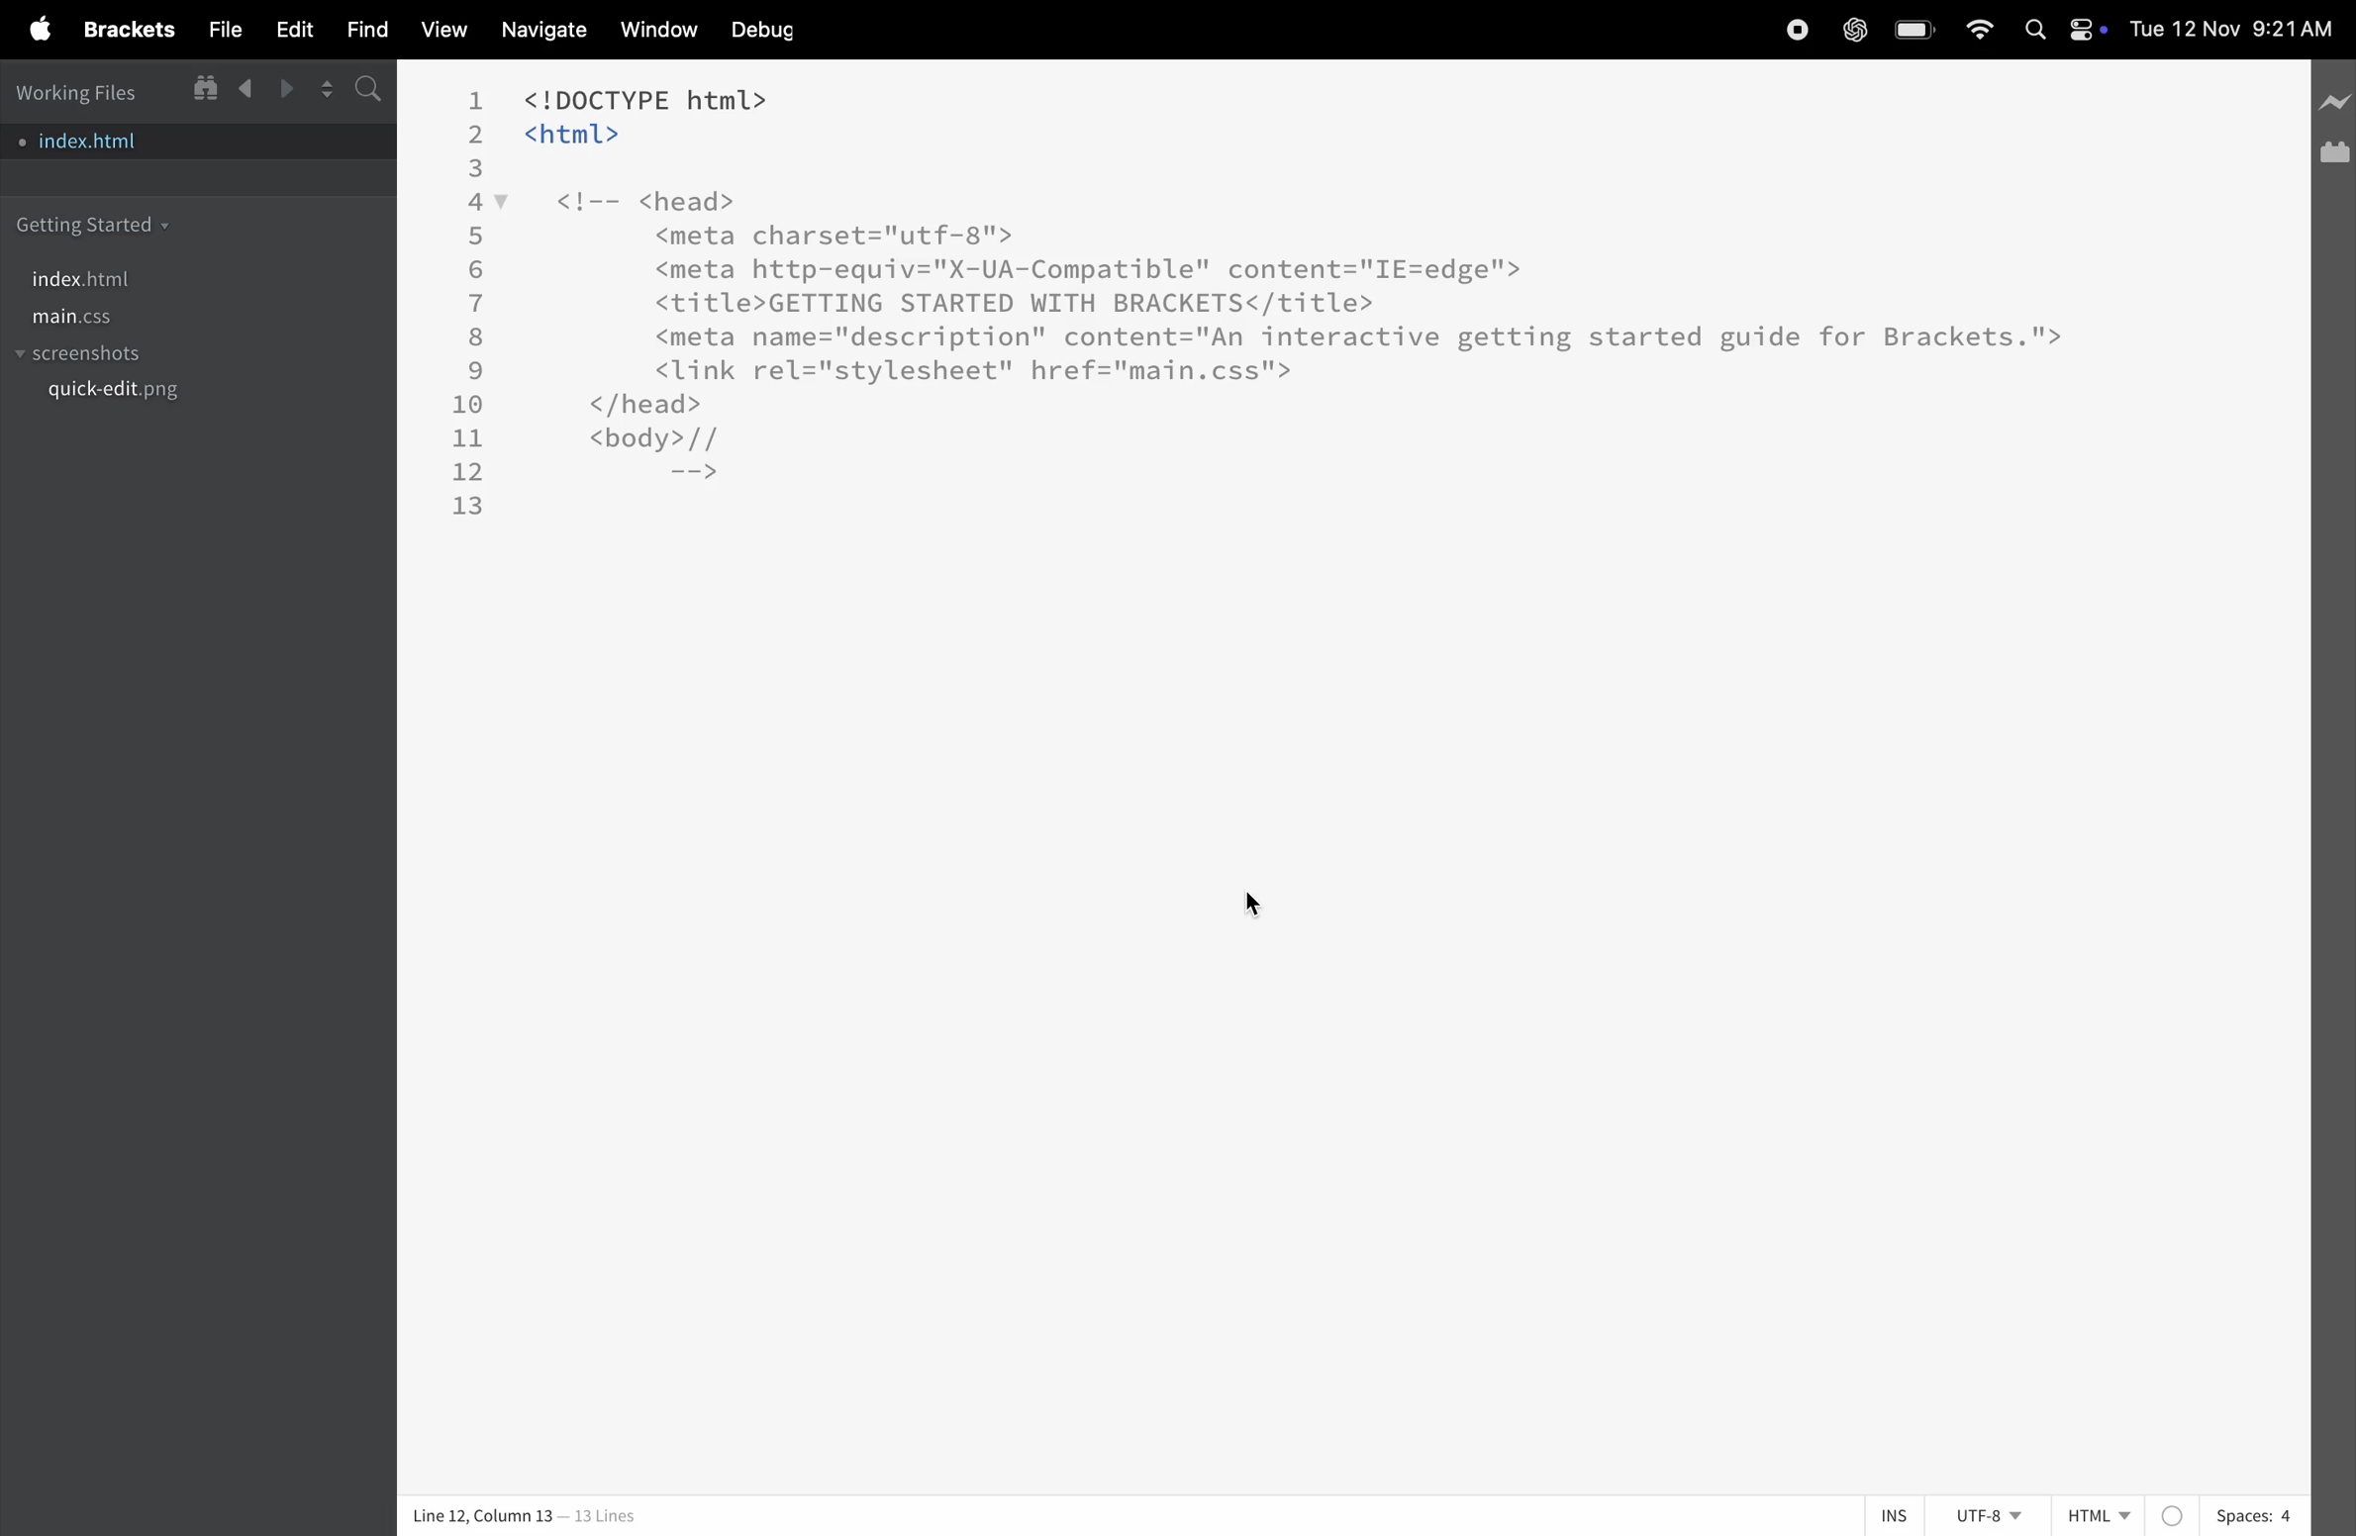 The width and height of the screenshot is (2356, 1536). I want to click on date and time, so click(2237, 30).